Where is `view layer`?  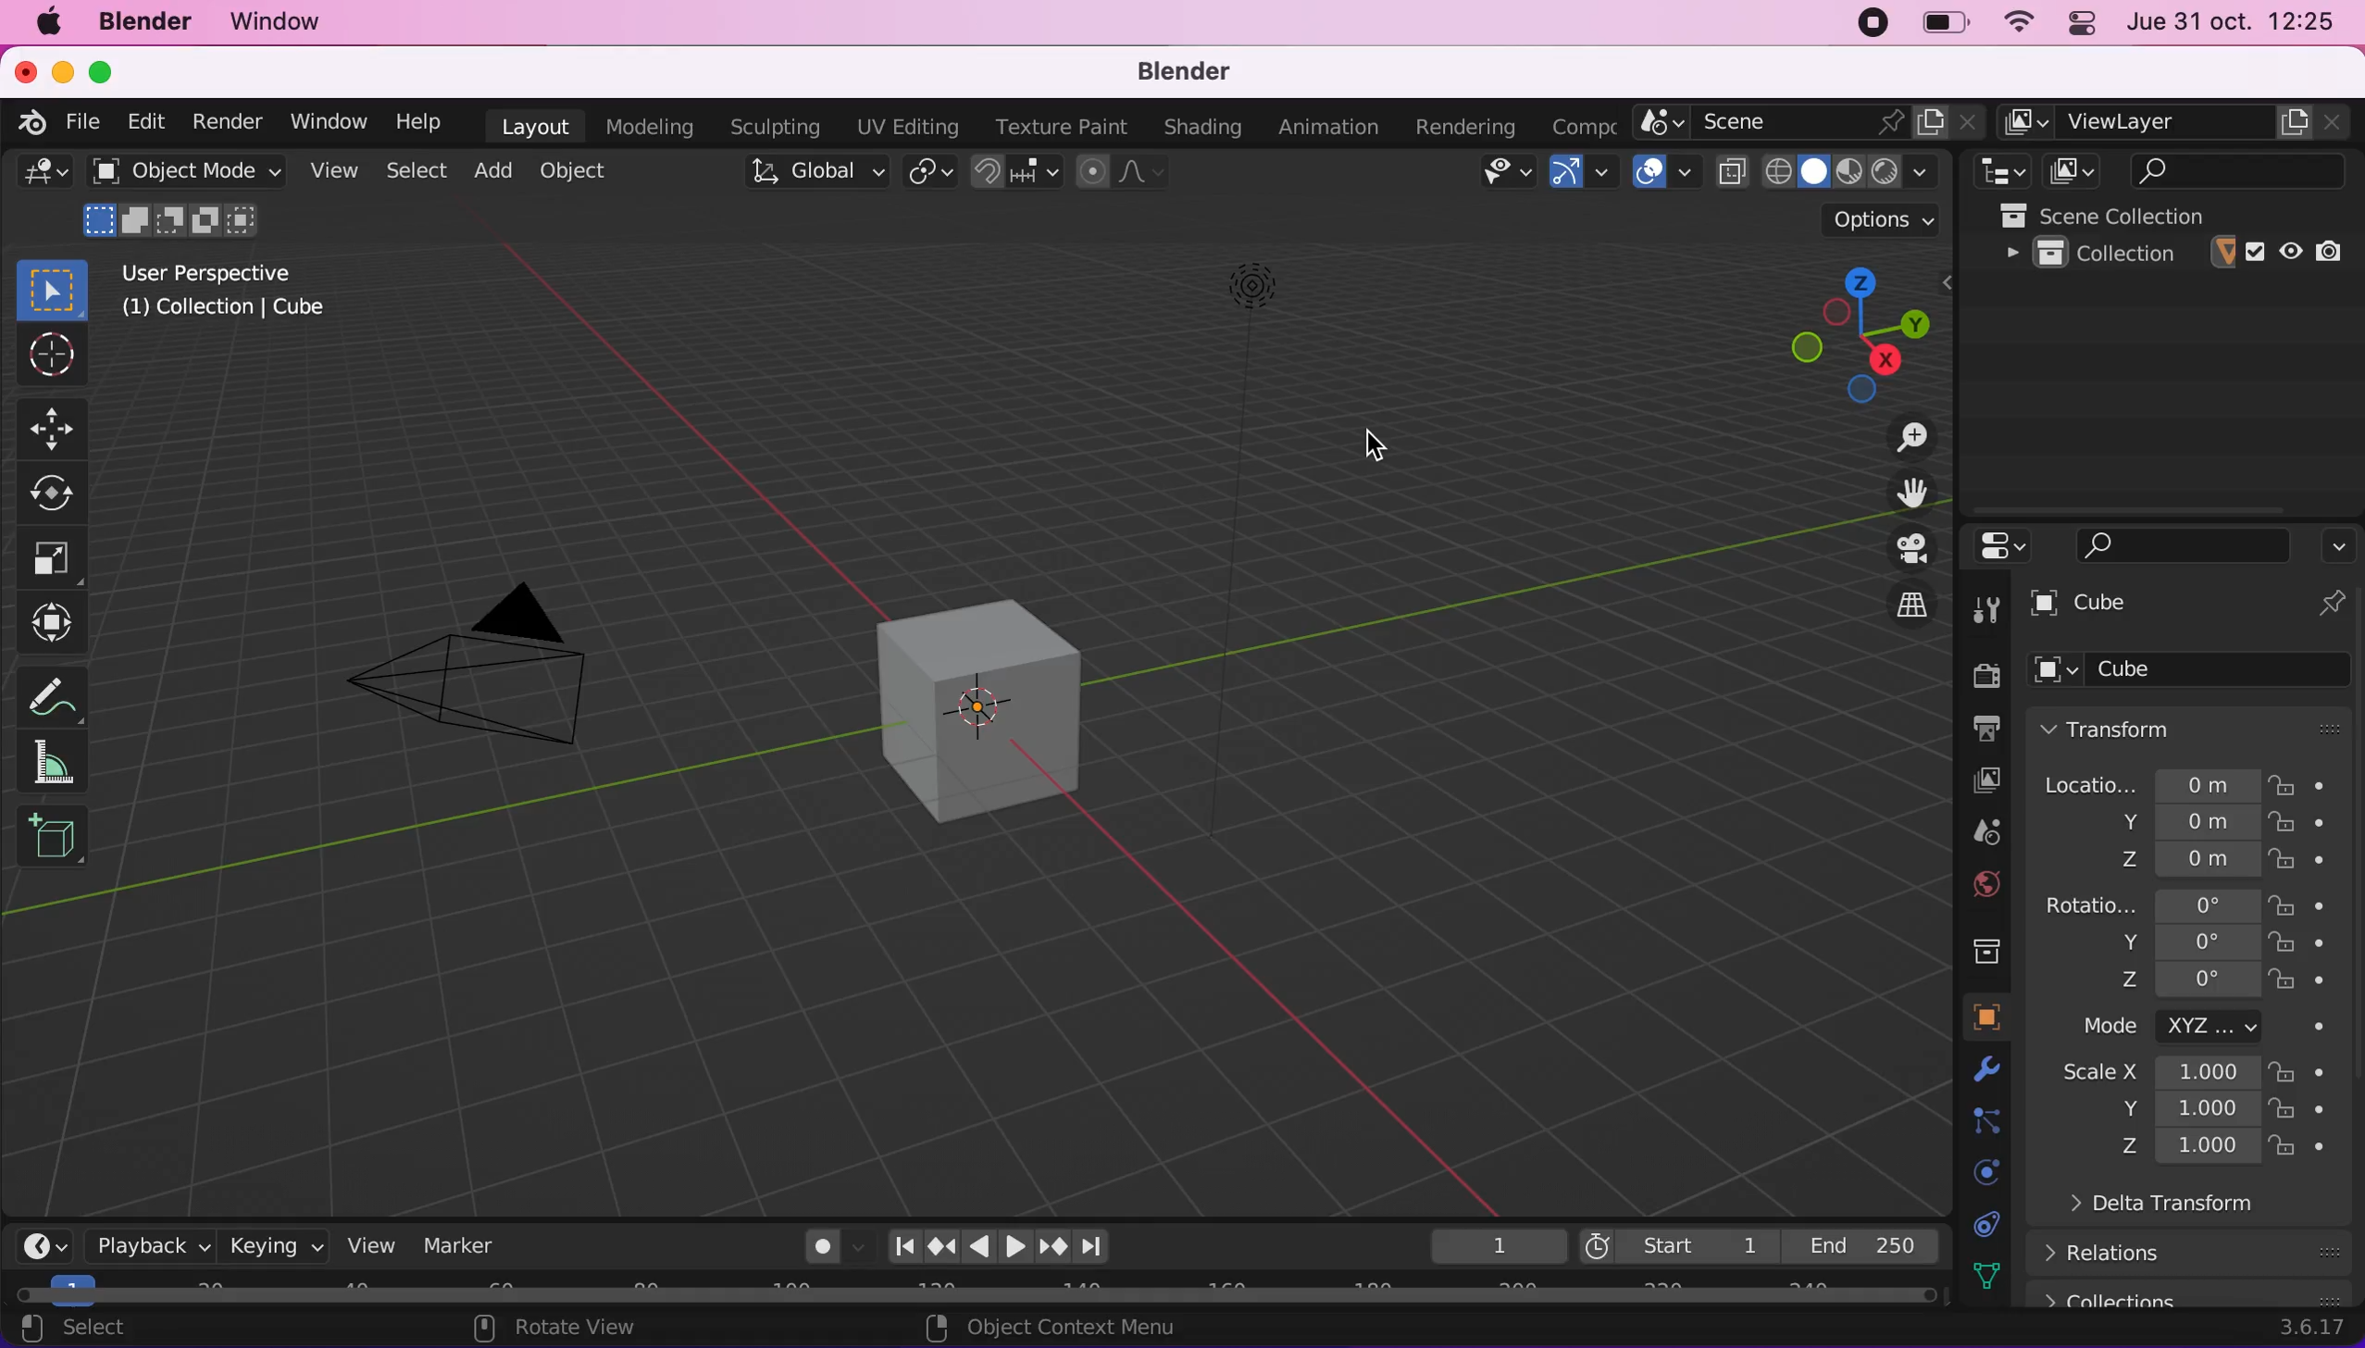
view layer is located at coordinates (2176, 123).